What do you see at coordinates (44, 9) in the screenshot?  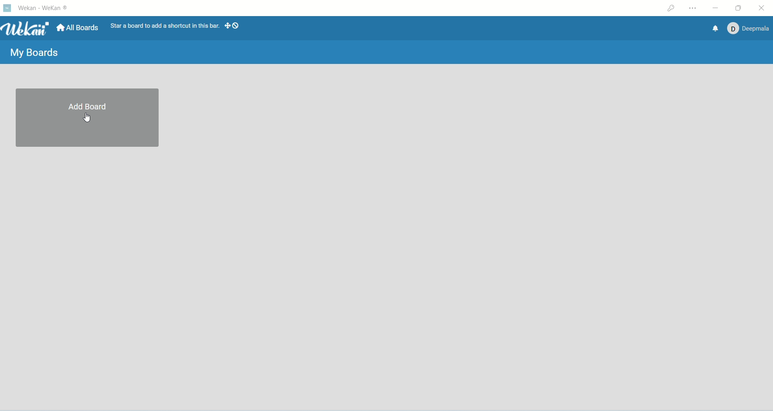 I see `WeKan-Wekan` at bounding box center [44, 9].